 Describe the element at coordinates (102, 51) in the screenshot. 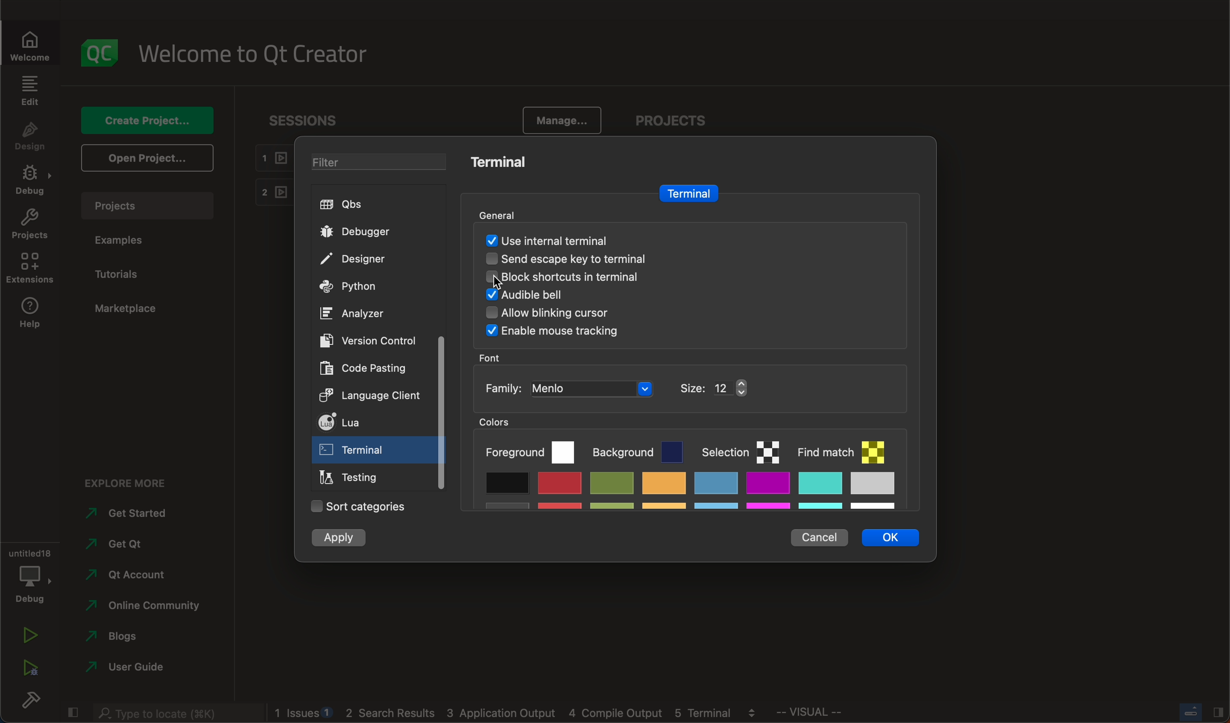

I see `logo` at that location.